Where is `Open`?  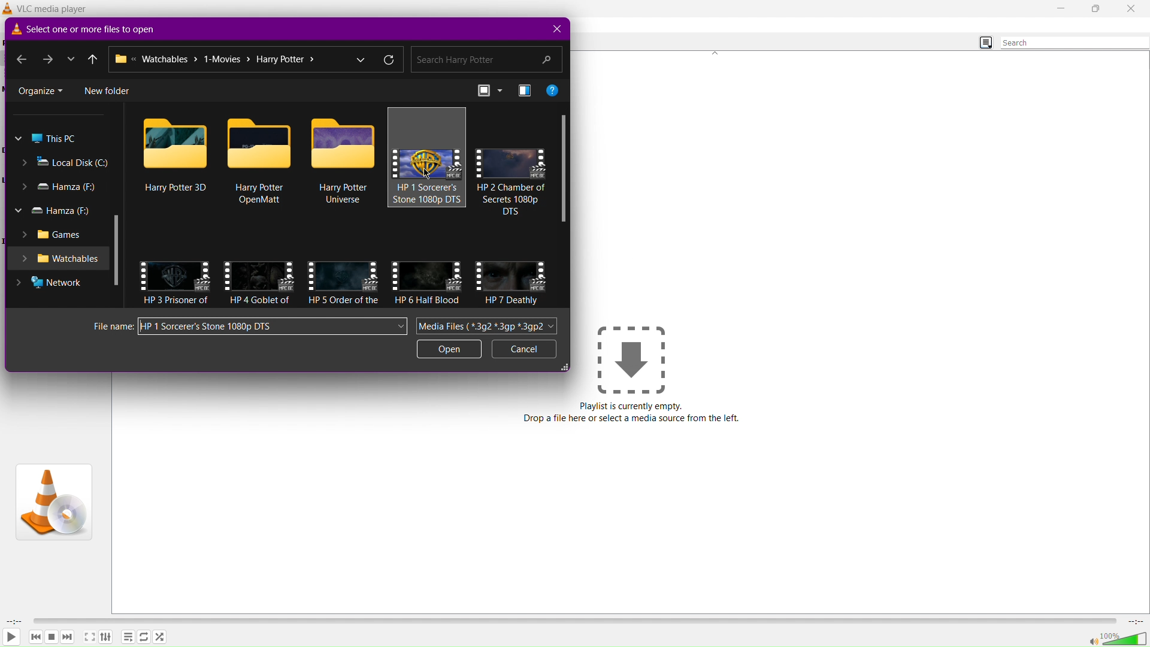
Open is located at coordinates (450, 350).